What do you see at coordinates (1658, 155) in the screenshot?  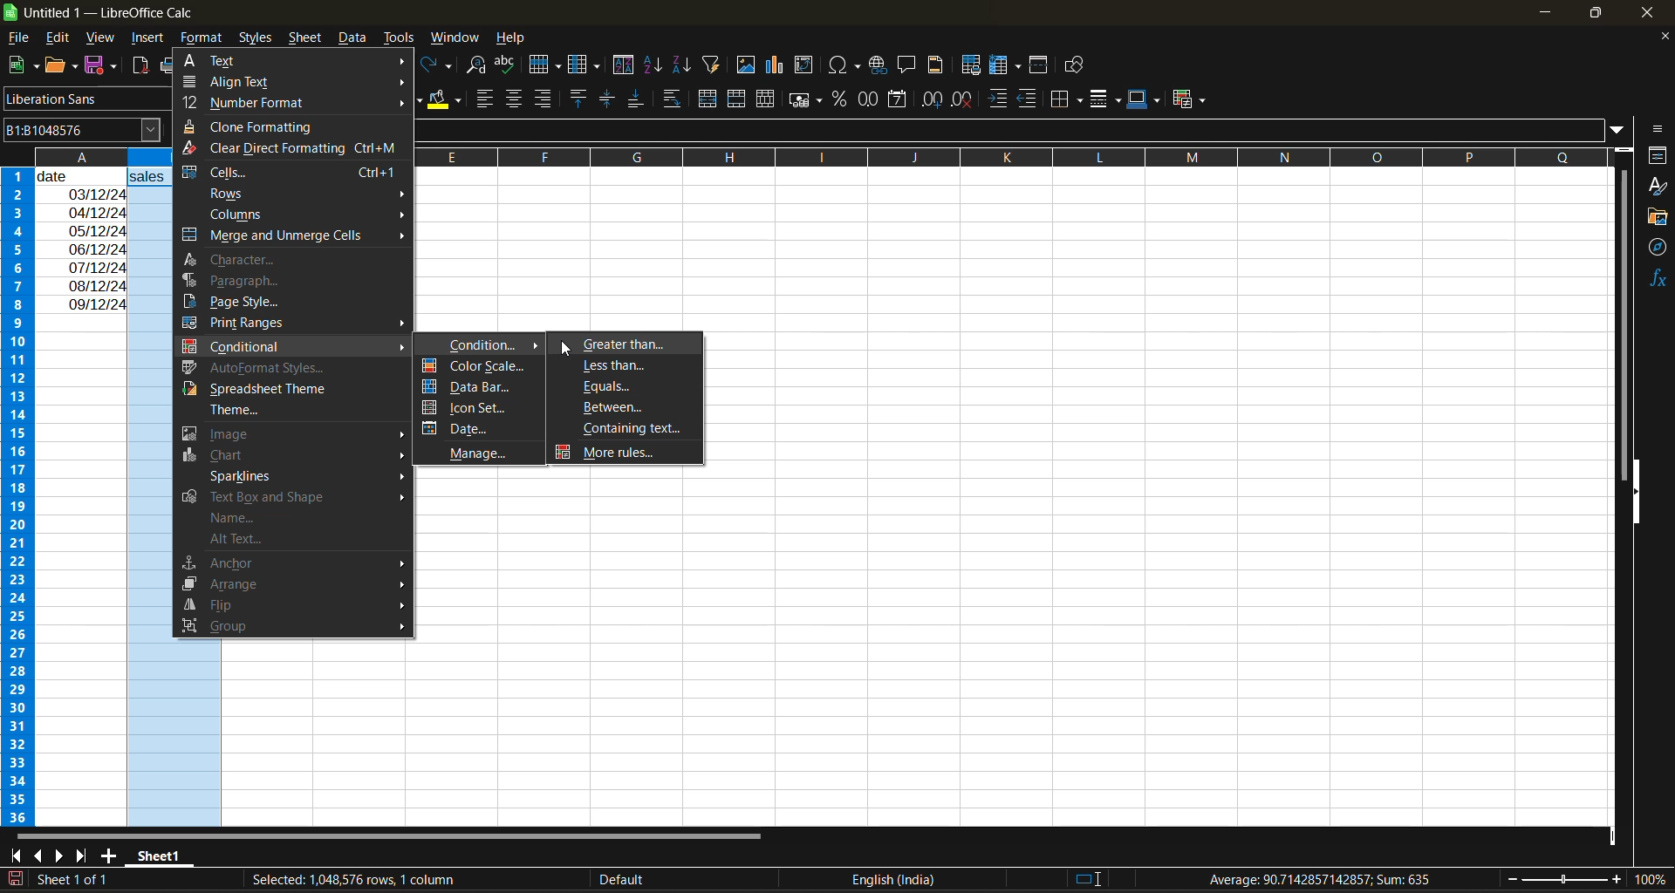 I see `properties` at bounding box center [1658, 155].